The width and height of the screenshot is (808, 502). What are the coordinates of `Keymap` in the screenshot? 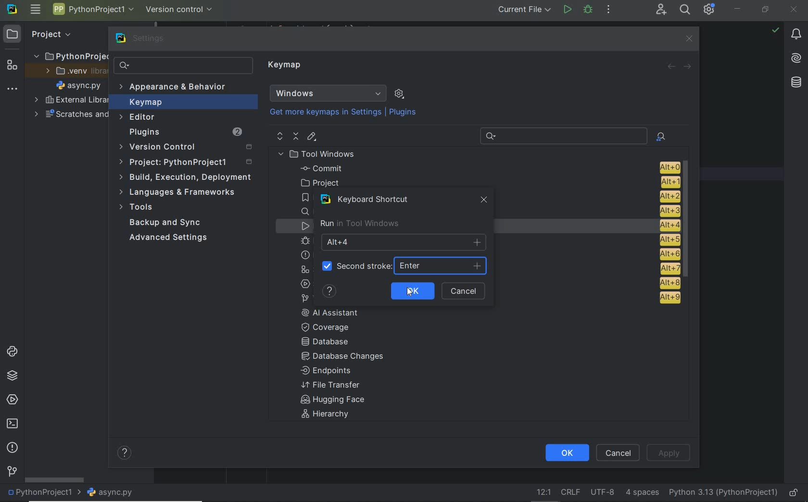 It's located at (183, 102).